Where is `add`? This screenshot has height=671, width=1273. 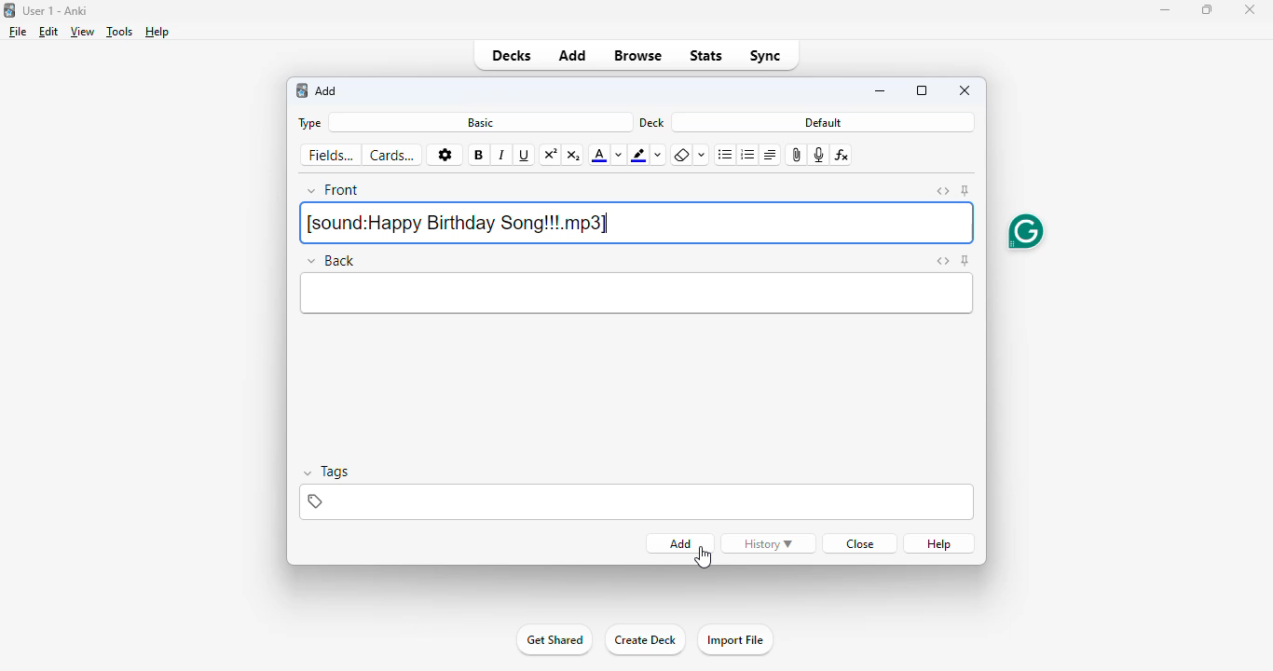
add is located at coordinates (302, 91).